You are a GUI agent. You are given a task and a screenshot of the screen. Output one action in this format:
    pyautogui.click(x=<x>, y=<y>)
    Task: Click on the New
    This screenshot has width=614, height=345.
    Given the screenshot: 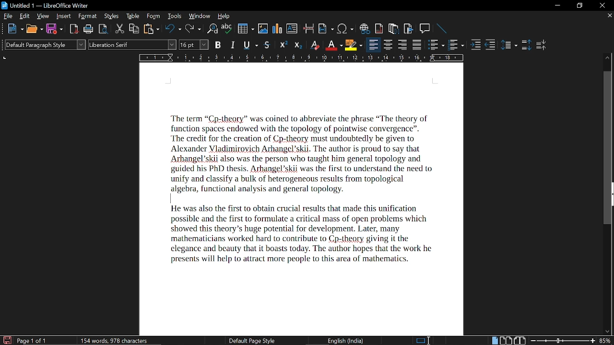 What is the action you would take?
    pyautogui.click(x=15, y=30)
    